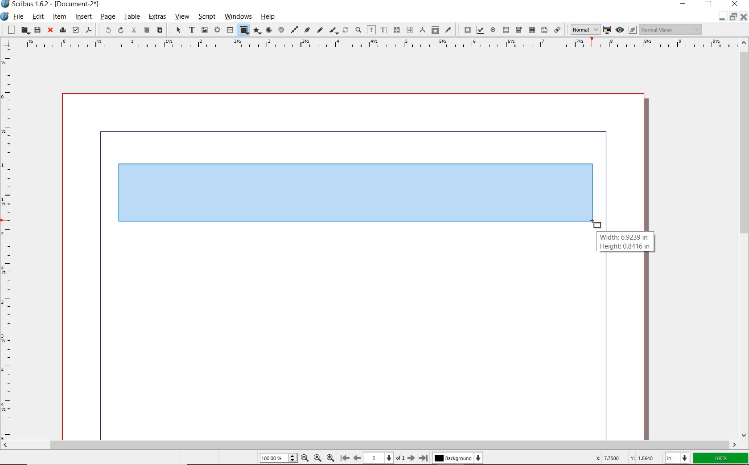 The image size is (749, 465). What do you see at coordinates (89, 31) in the screenshot?
I see `save as pdf` at bounding box center [89, 31].